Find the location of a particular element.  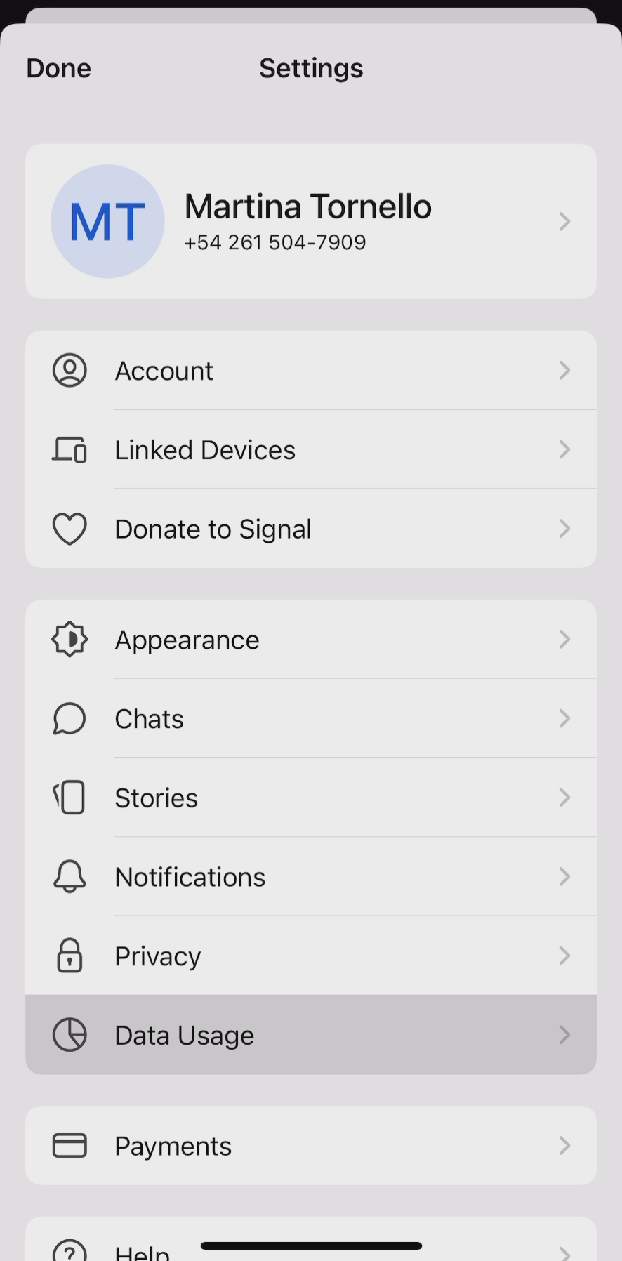

contact card is located at coordinates (312, 219).